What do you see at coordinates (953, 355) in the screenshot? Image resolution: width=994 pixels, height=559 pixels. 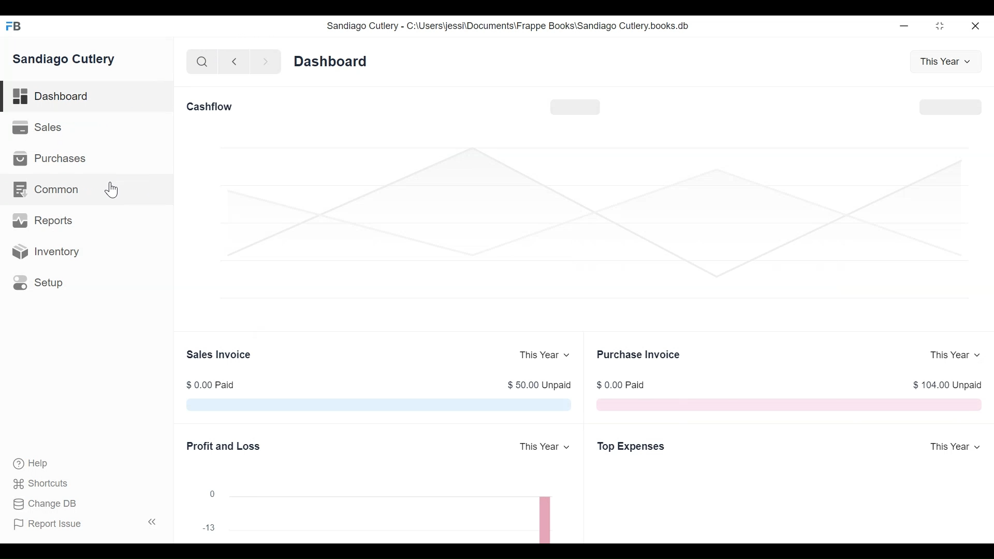 I see `This Year` at bounding box center [953, 355].